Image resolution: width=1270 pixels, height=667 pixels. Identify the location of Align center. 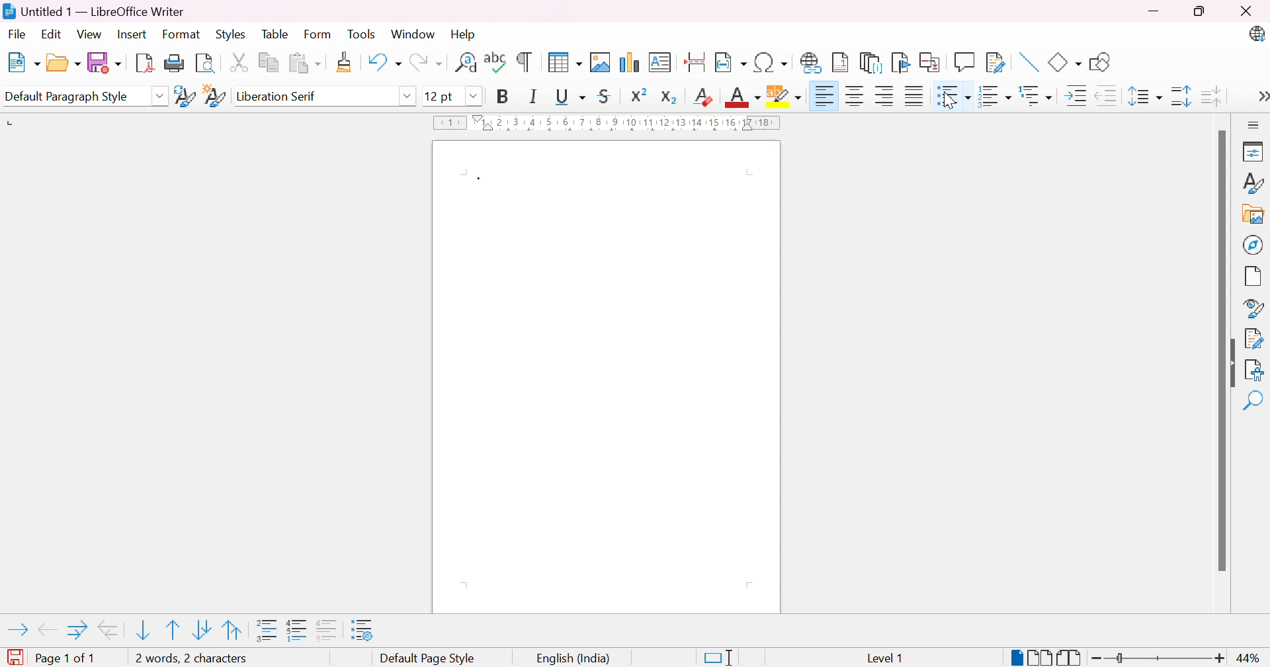
(855, 96).